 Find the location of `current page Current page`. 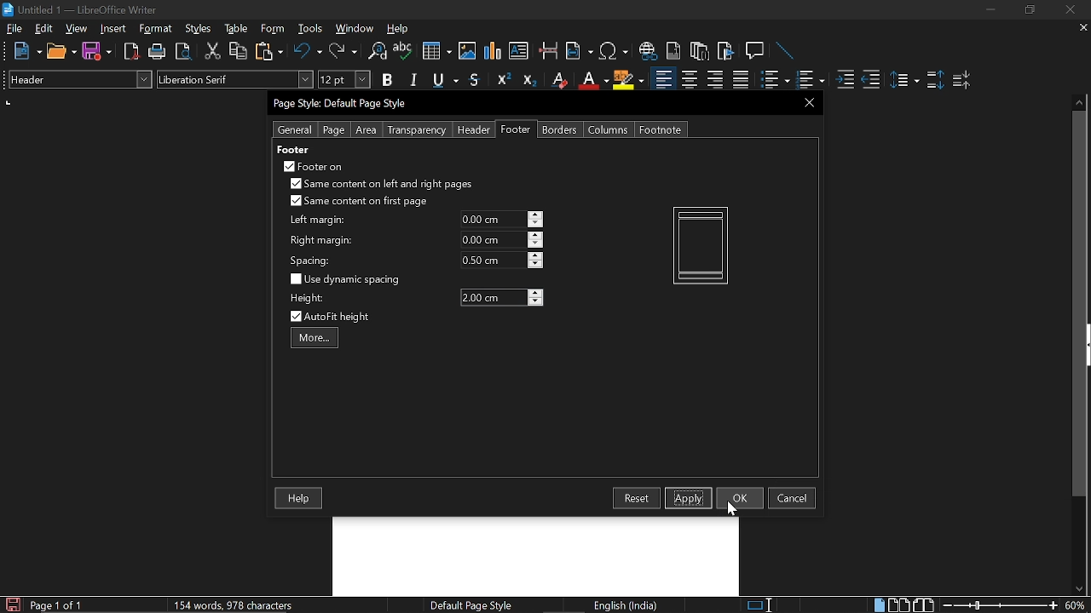

current page Current page is located at coordinates (55, 604).